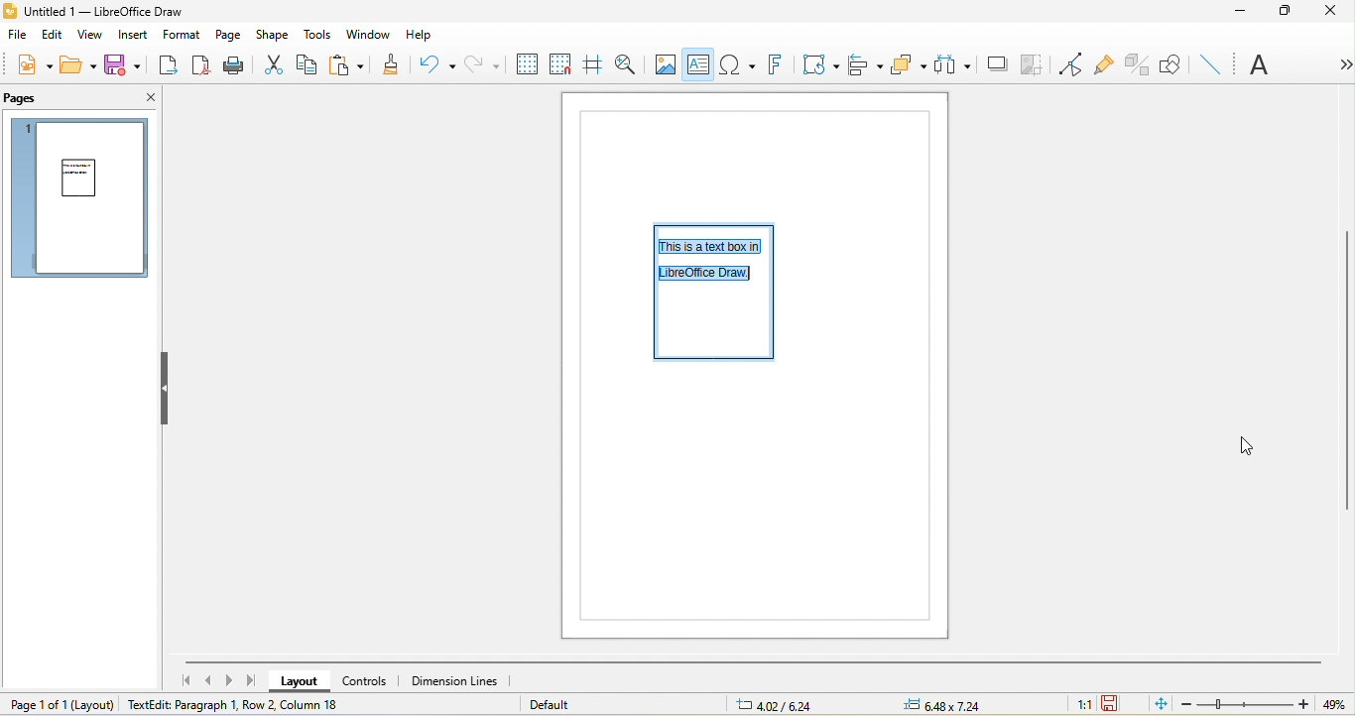 This screenshot has width=1355, height=716. I want to click on more option, so click(1336, 64).